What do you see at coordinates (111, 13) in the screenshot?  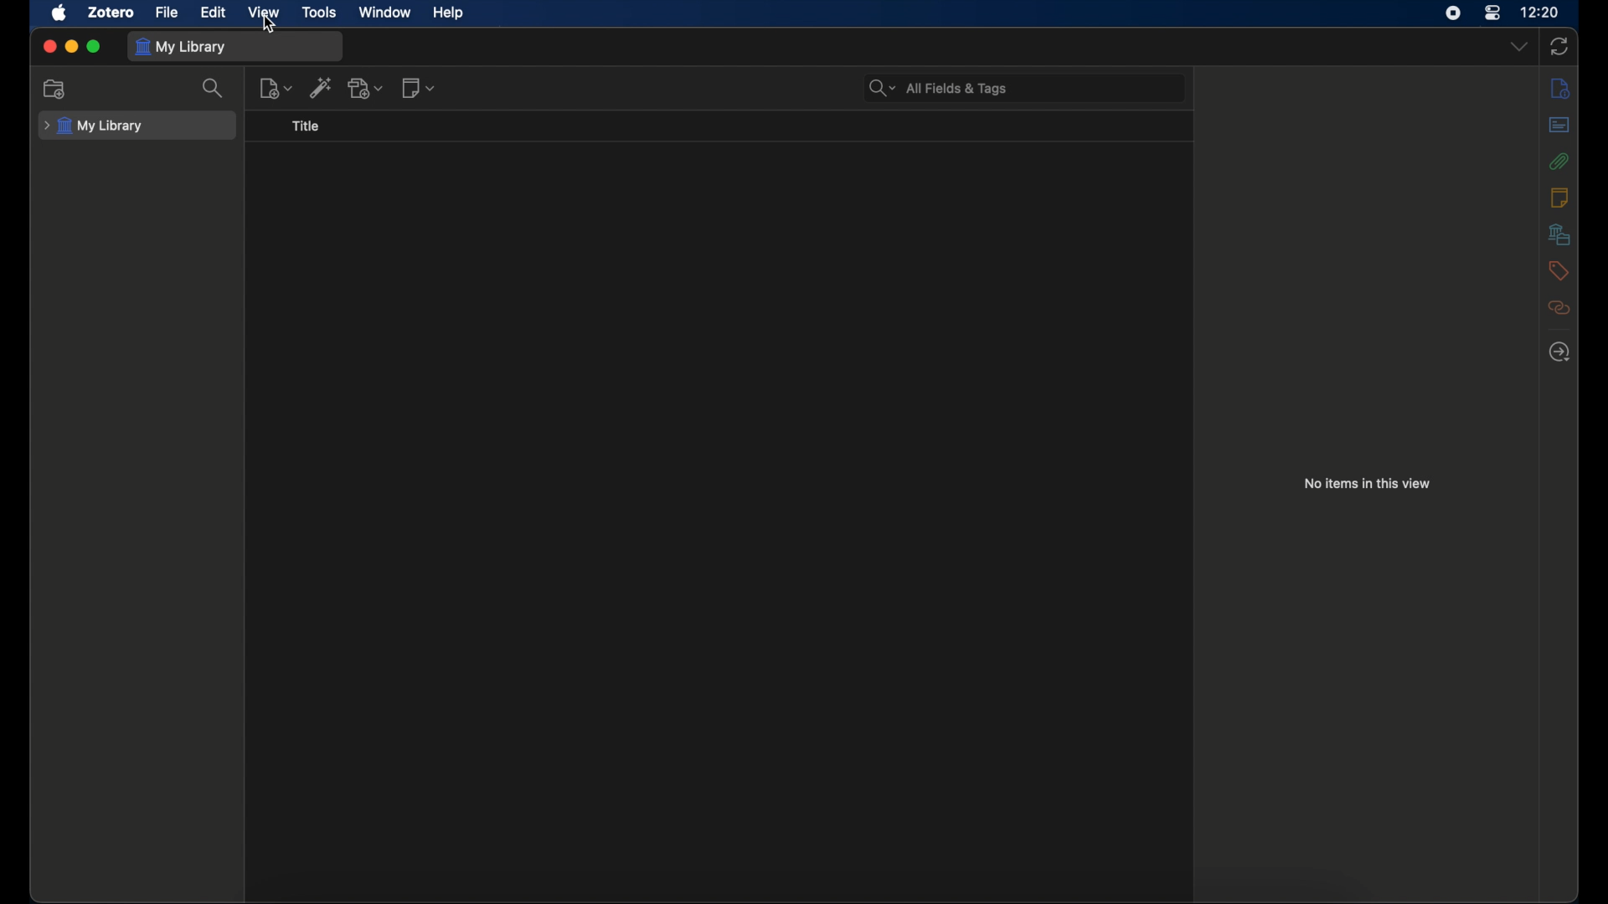 I see `zotero` at bounding box center [111, 13].